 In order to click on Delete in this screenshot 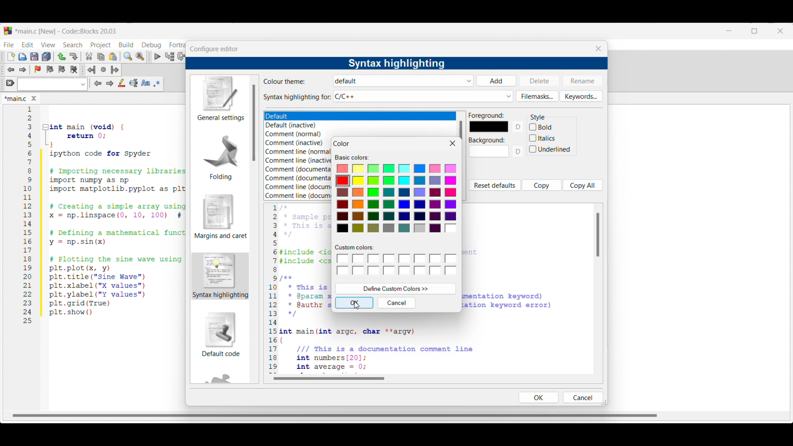, I will do `click(540, 80)`.